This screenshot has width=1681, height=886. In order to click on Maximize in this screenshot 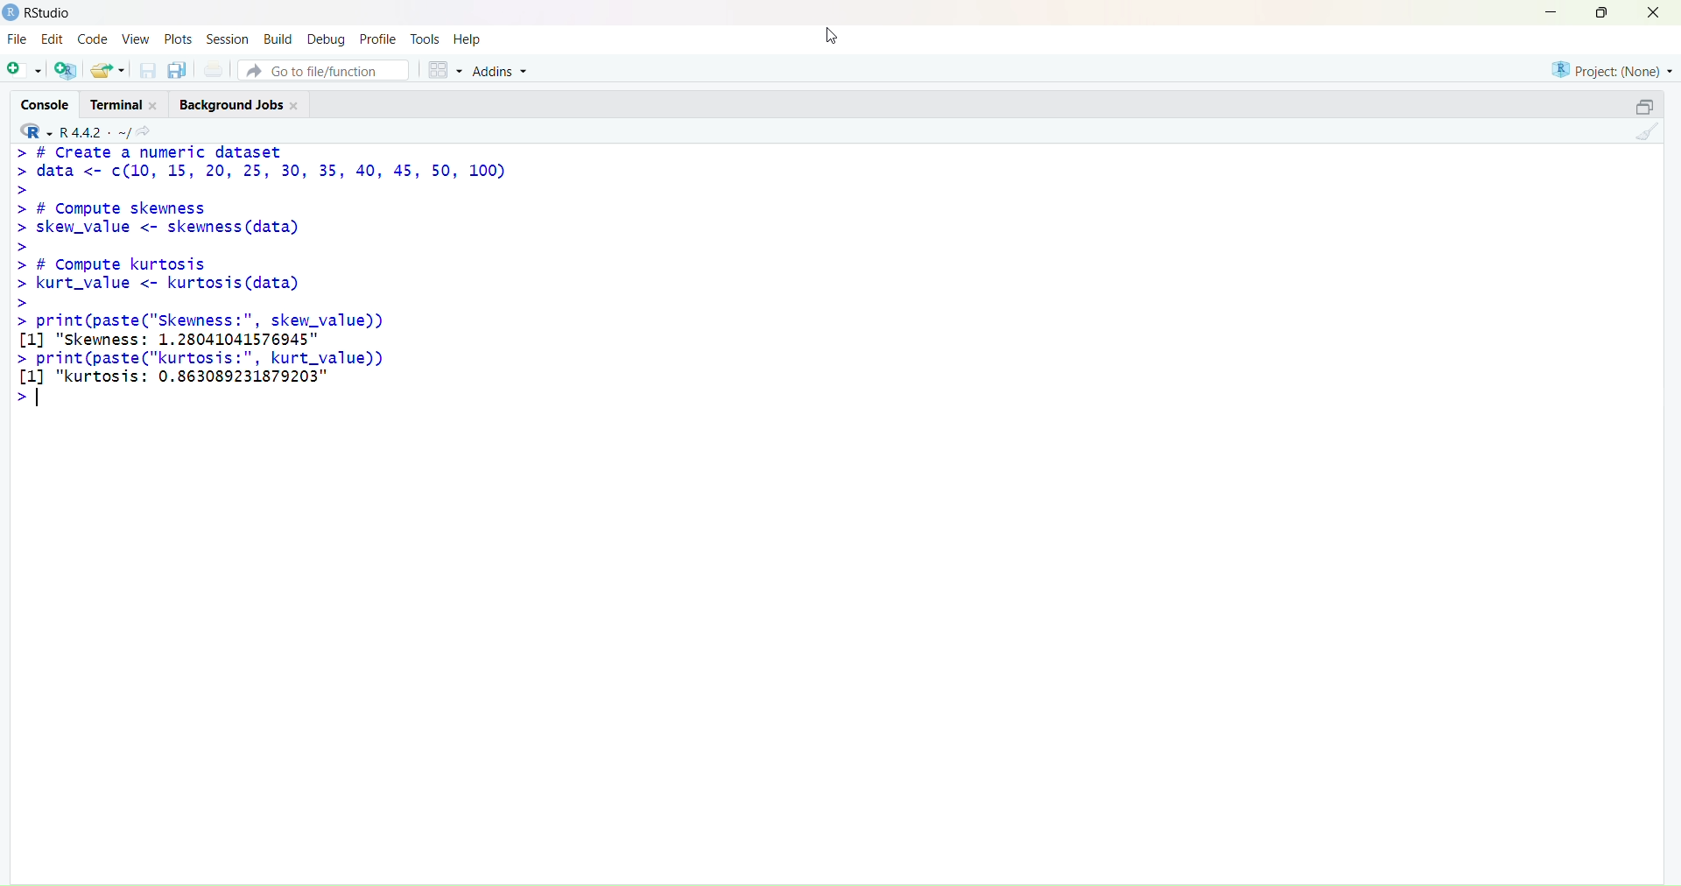, I will do `click(1601, 15)`.